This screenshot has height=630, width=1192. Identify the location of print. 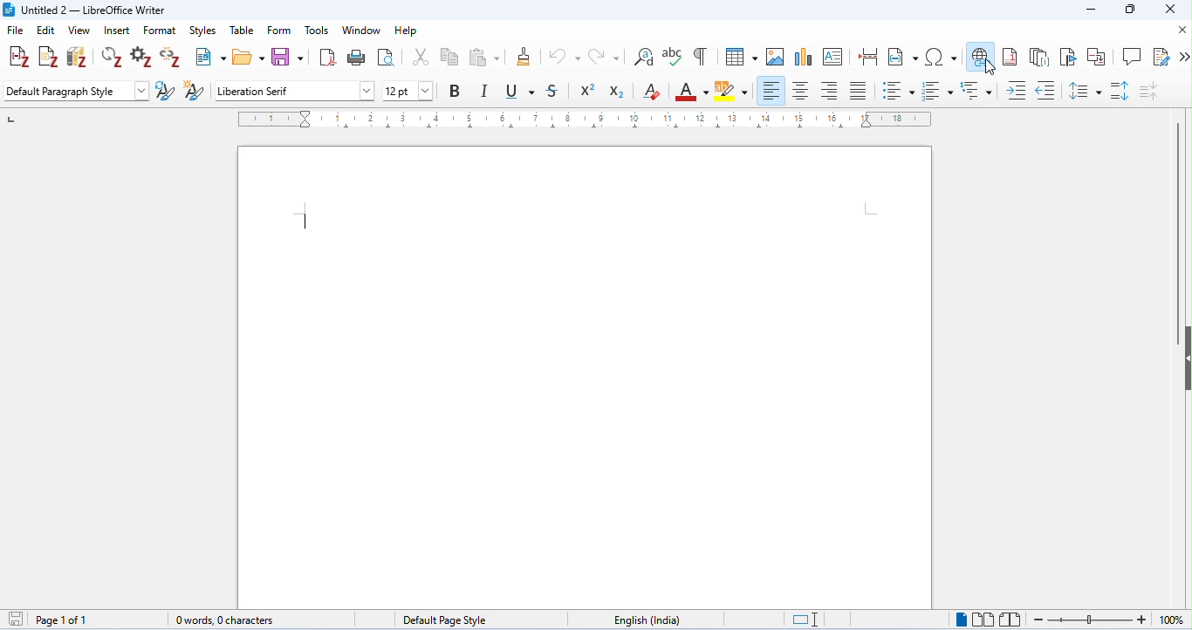
(354, 58).